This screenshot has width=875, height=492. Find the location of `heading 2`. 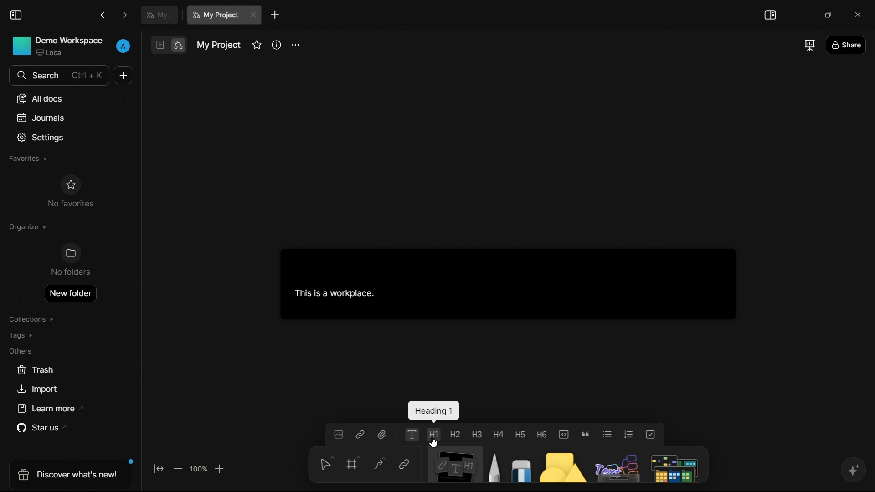

heading 2 is located at coordinates (454, 434).